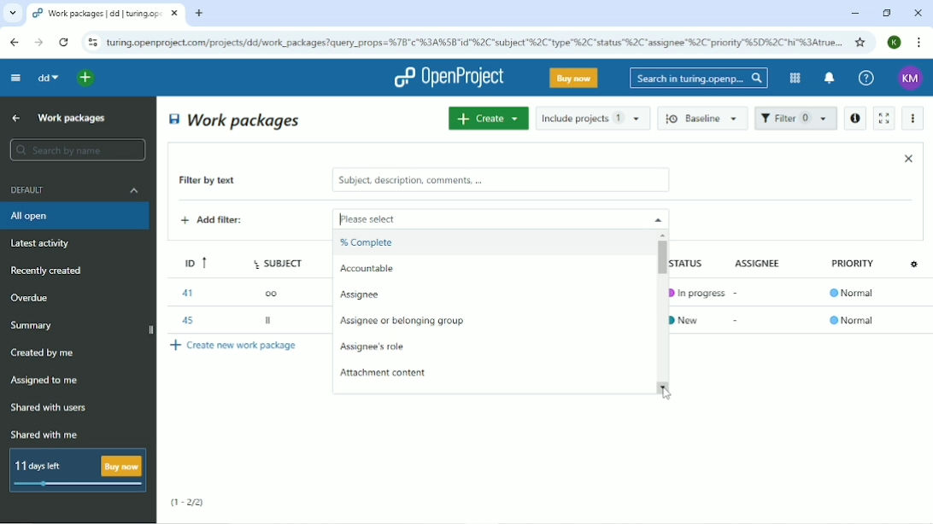 The width and height of the screenshot is (933, 524). What do you see at coordinates (914, 119) in the screenshot?
I see `More actions` at bounding box center [914, 119].